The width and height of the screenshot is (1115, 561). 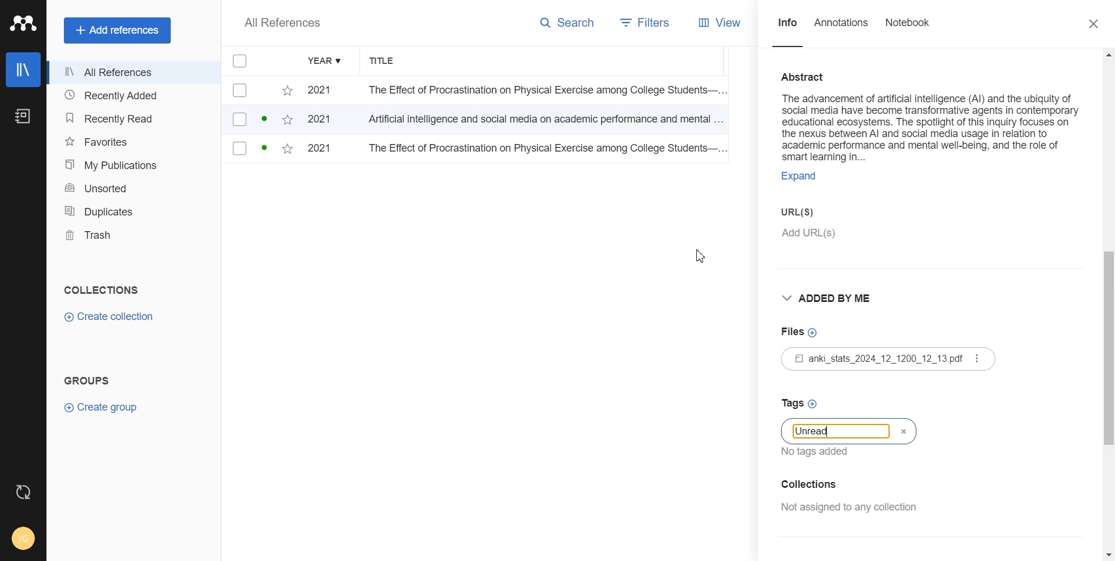 What do you see at coordinates (570, 23) in the screenshot?
I see `Search` at bounding box center [570, 23].